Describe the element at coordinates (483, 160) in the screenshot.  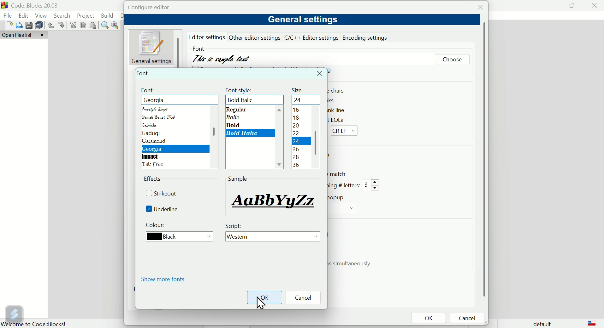
I see `scroll bar` at that location.